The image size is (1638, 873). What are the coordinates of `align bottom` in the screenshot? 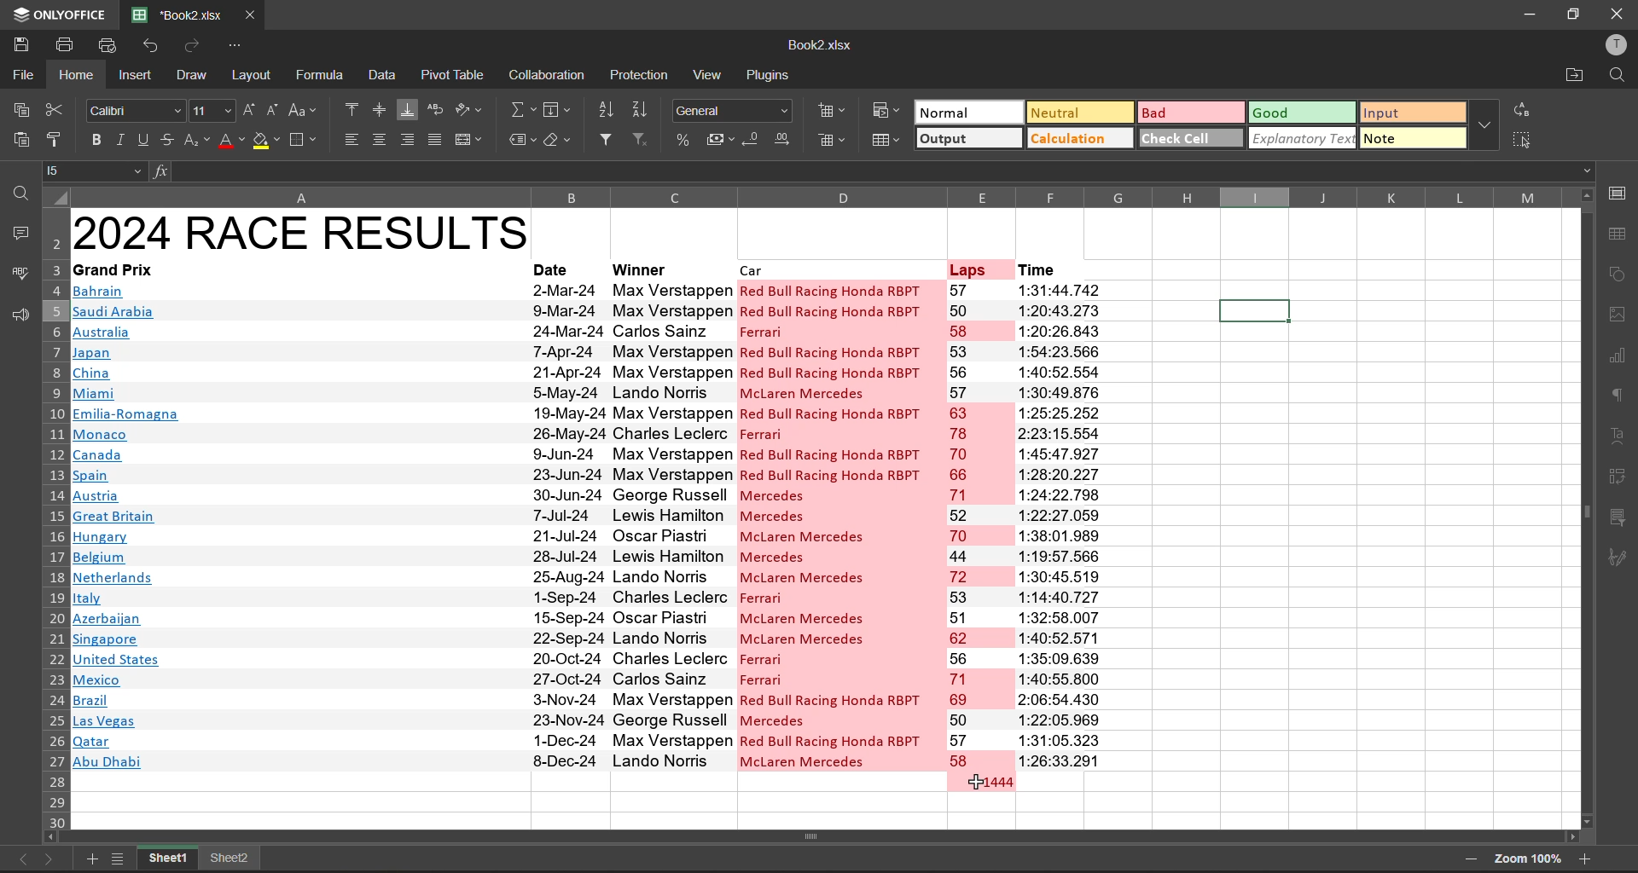 It's located at (406, 108).